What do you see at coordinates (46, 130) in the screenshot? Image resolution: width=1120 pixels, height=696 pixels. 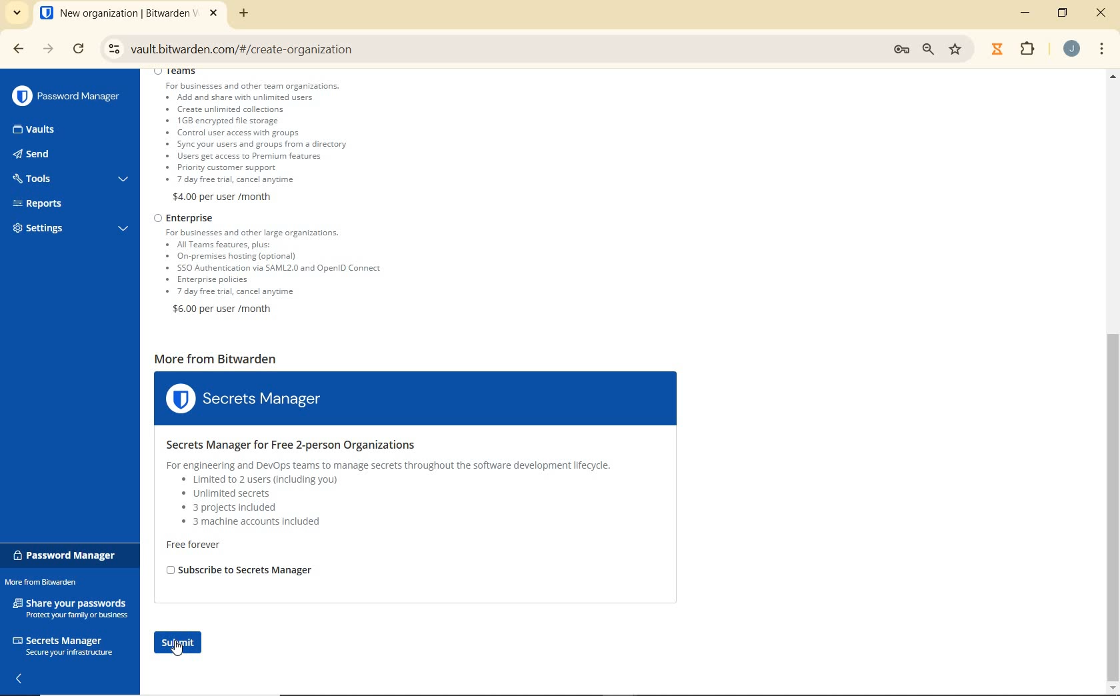 I see `vaults` at bounding box center [46, 130].